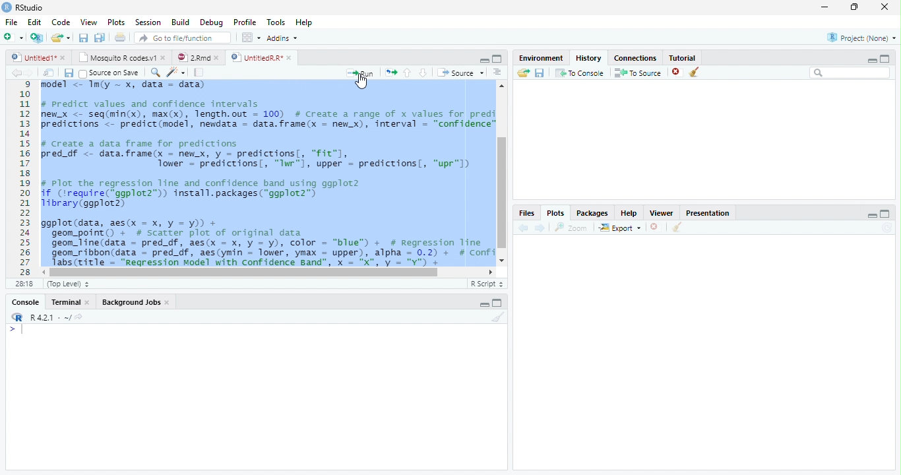 The height and width of the screenshot is (475, 901). I want to click on Run, so click(359, 73).